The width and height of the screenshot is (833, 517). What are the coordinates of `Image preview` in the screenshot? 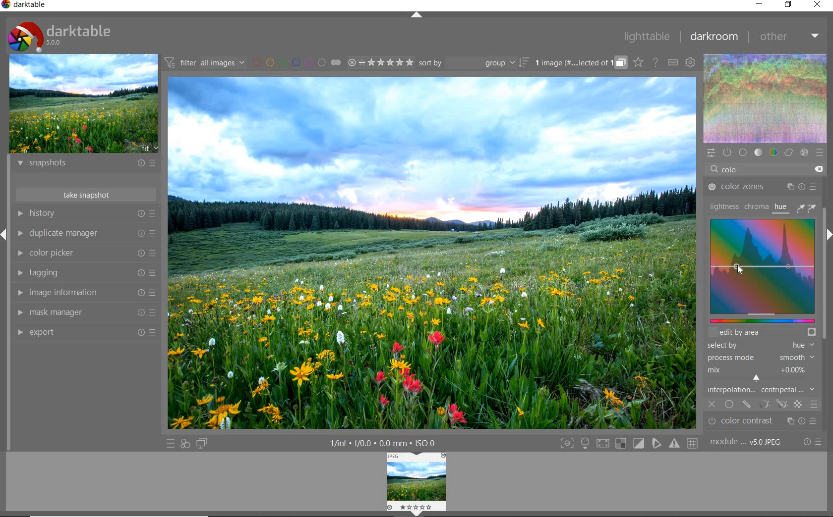 It's located at (417, 483).